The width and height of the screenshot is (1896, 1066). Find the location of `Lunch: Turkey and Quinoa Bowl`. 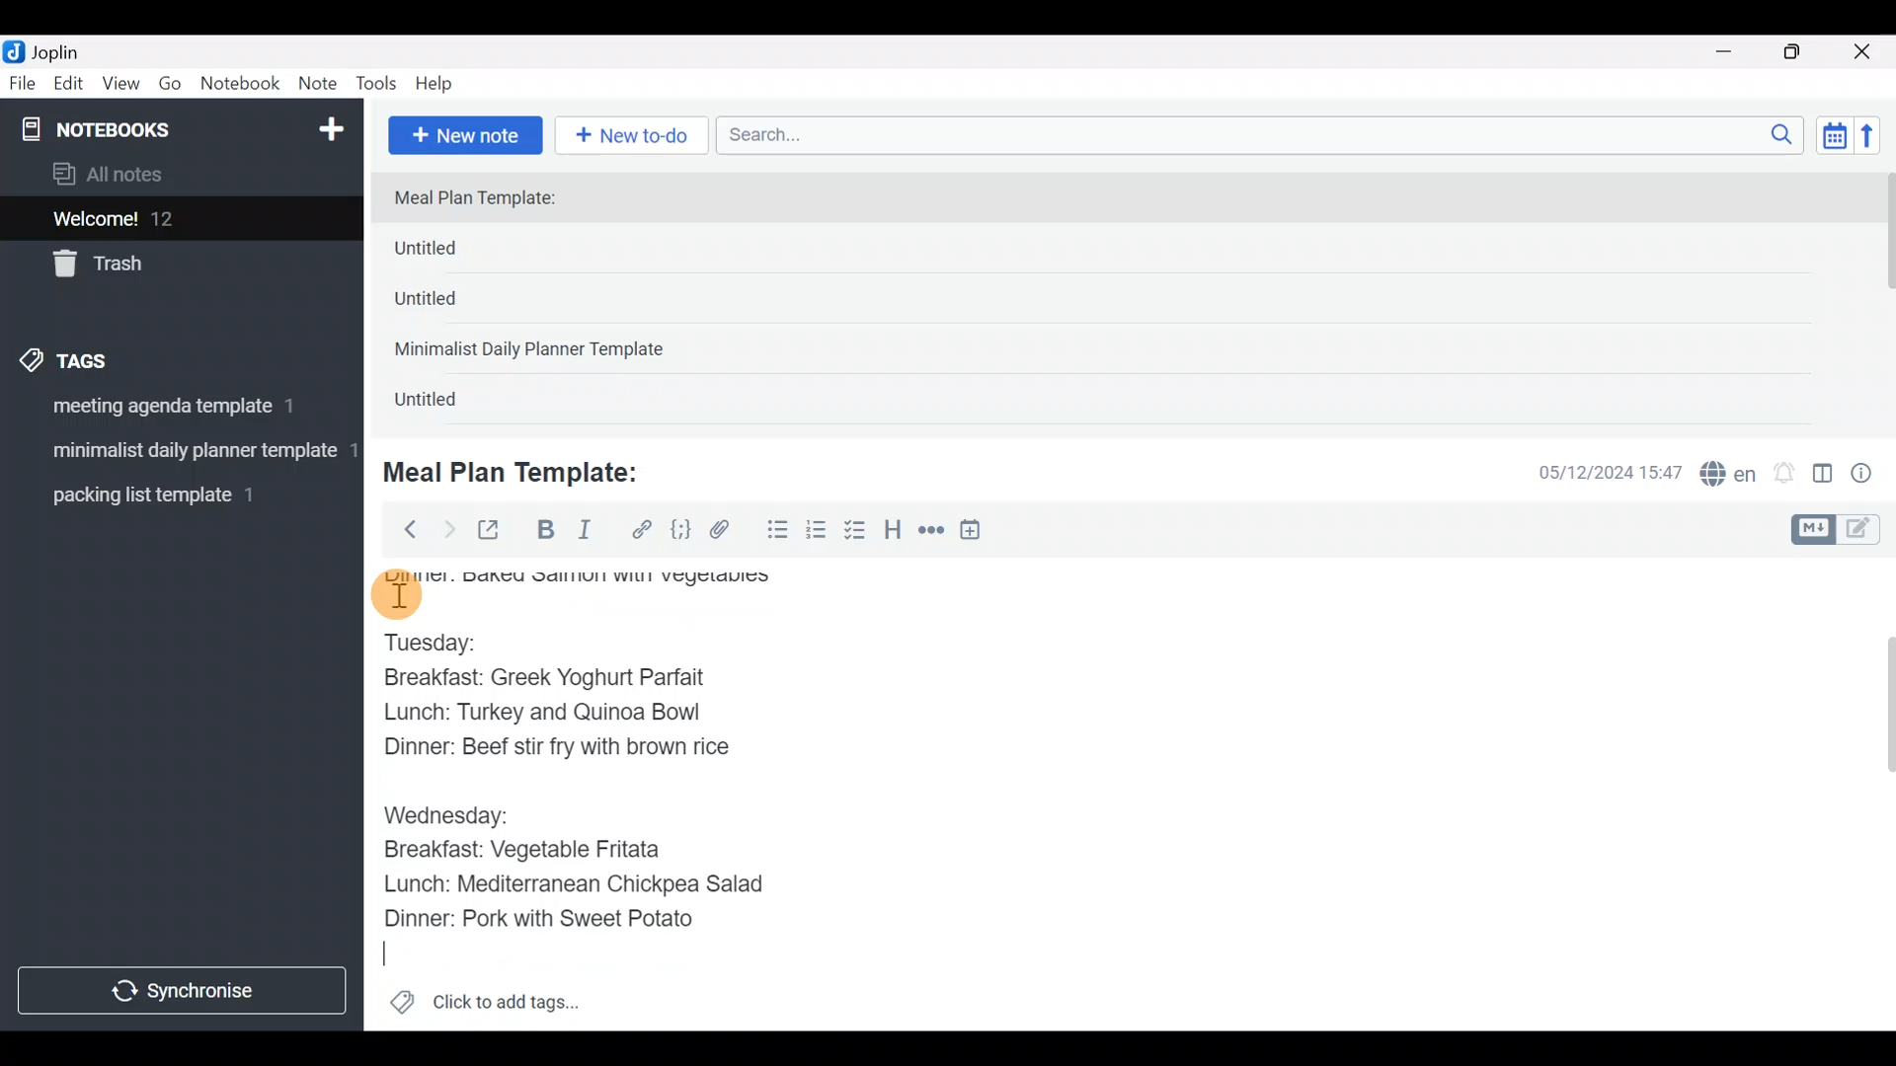

Lunch: Turkey and Quinoa Bowl is located at coordinates (548, 716).